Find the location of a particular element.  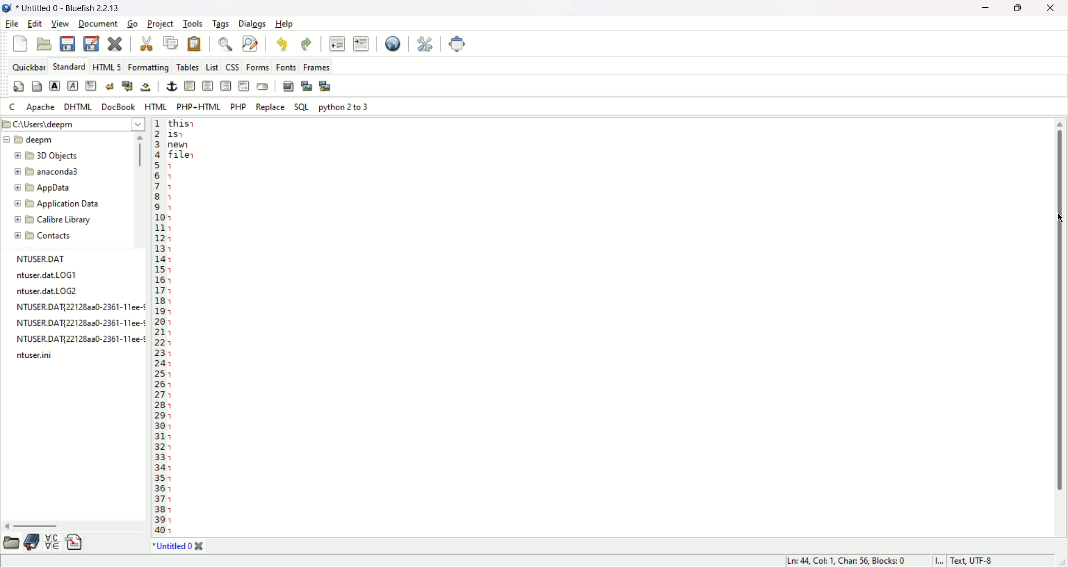

Contacts is located at coordinates (51, 236).